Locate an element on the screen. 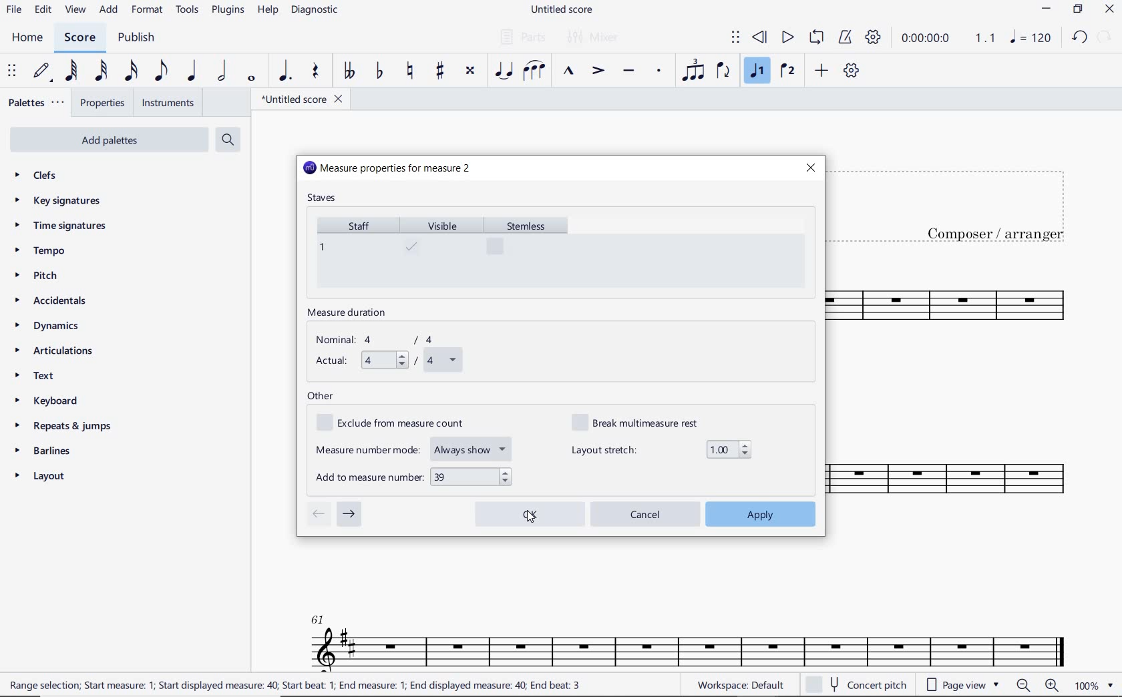 The height and width of the screenshot is (697, 1122). MARCATO is located at coordinates (567, 72).